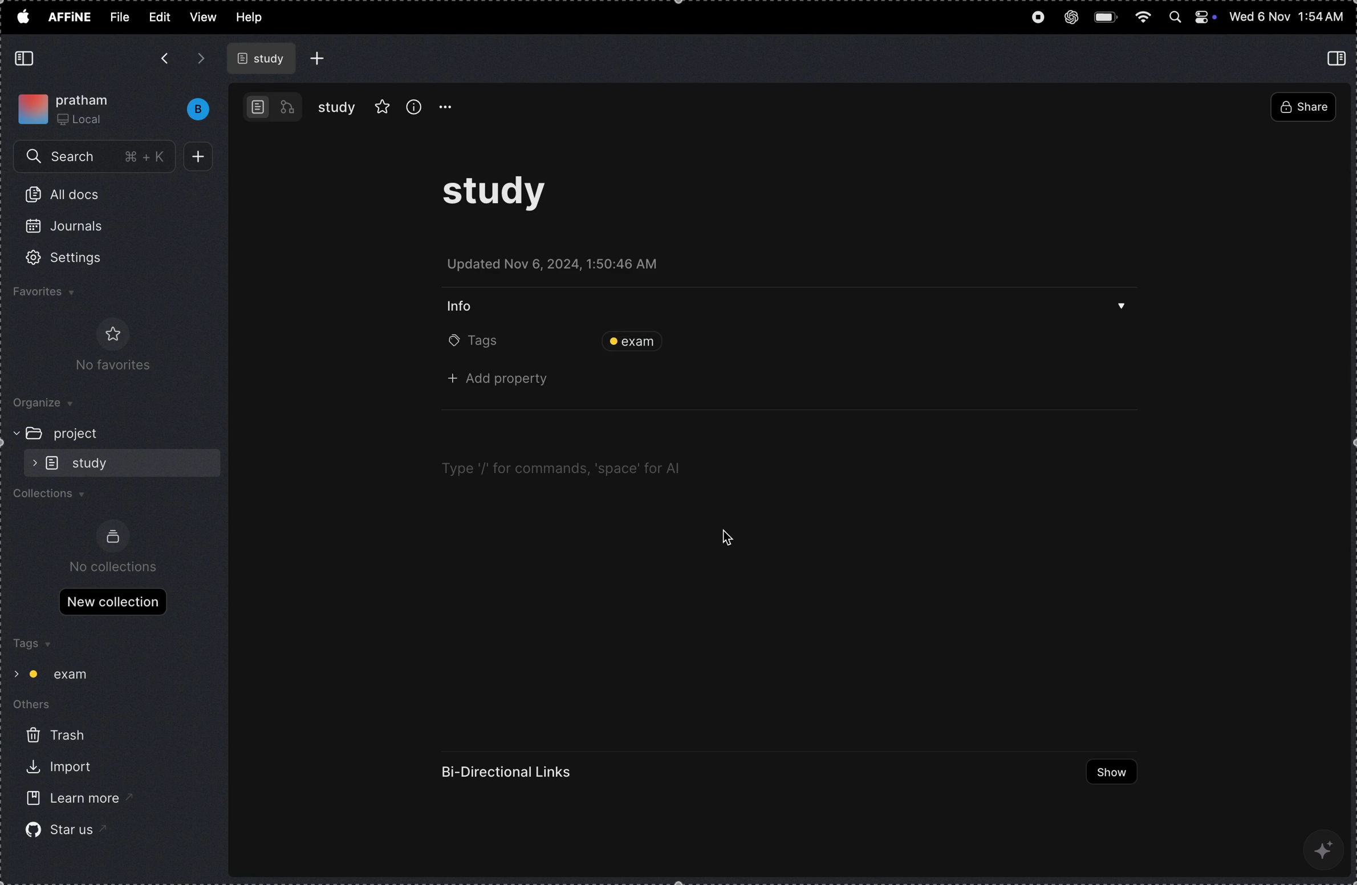 This screenshot has width=1357, height=885. I want to click on all docs, so click(68, 197).